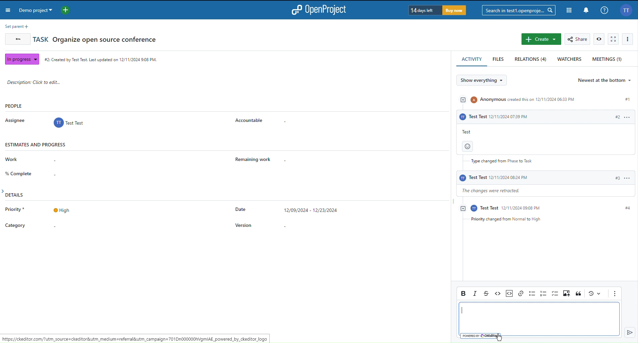 Image resolution: width=638 pixels, height=343 pixels. I want to click on Activity, so click(472, 59).